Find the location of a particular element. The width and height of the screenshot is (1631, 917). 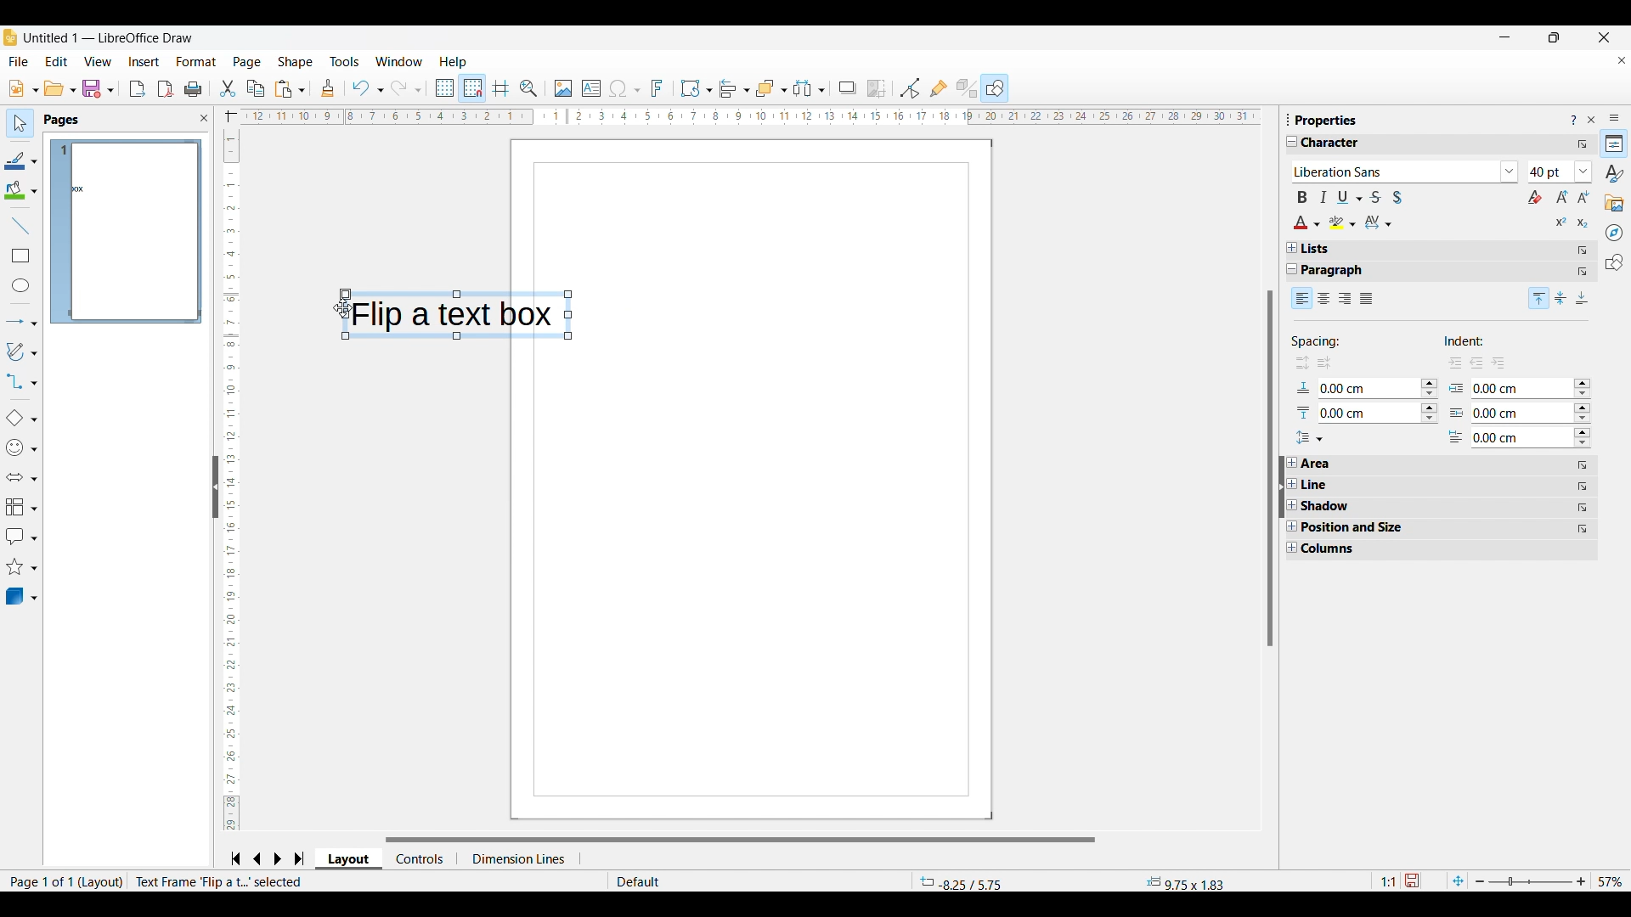

Insert special character options is located at coordinates (624, 89).